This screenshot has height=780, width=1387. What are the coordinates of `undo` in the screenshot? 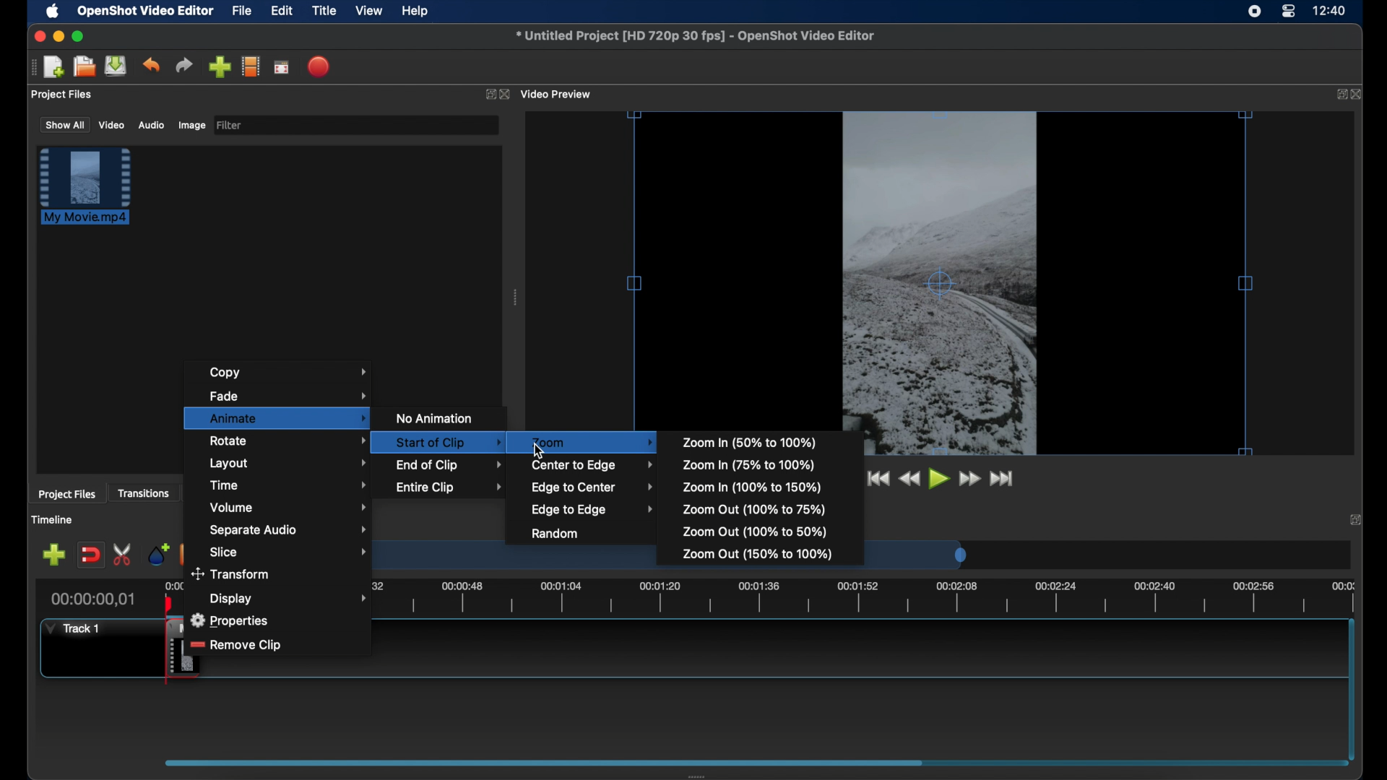 It's located at (151, 64).